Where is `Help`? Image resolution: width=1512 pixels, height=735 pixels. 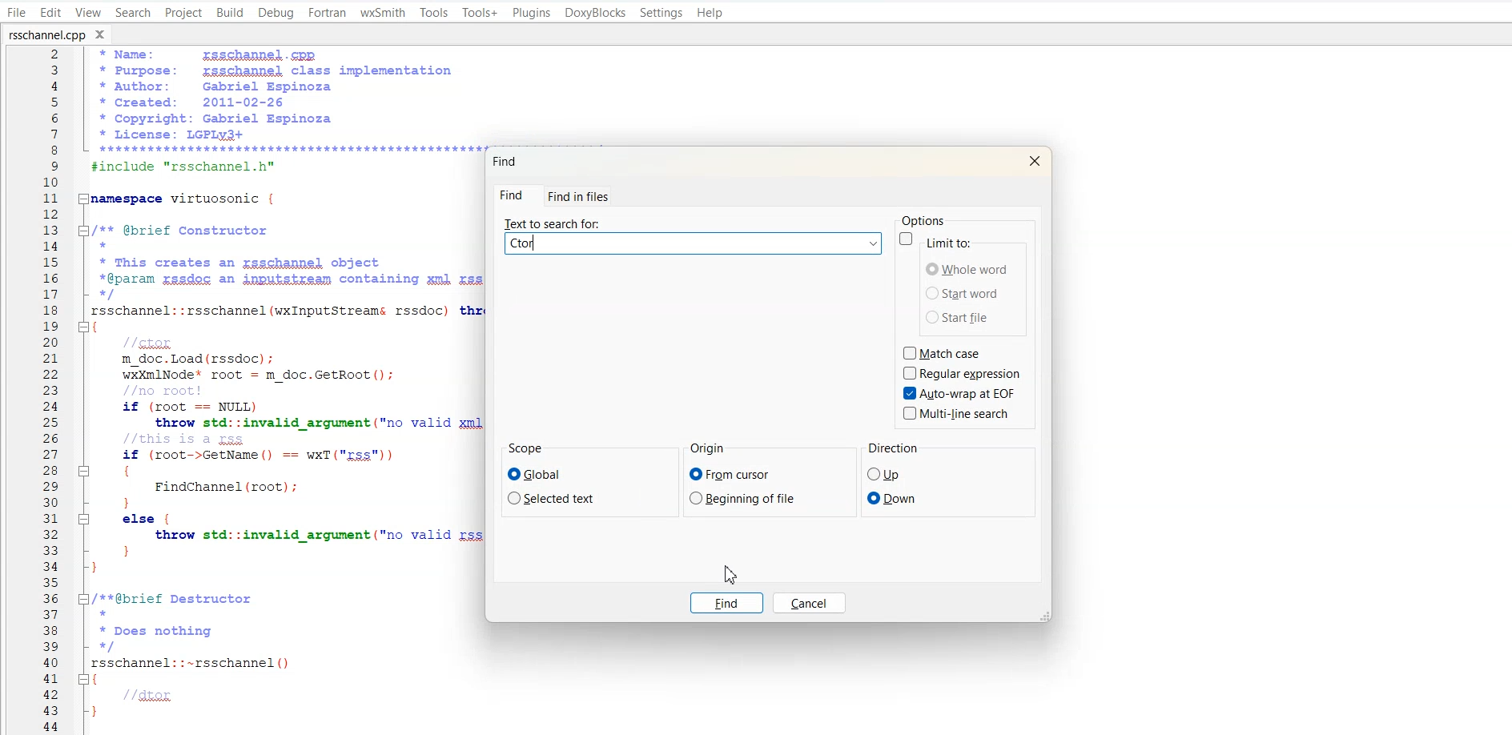
Help is located at coordinates (711, 13).